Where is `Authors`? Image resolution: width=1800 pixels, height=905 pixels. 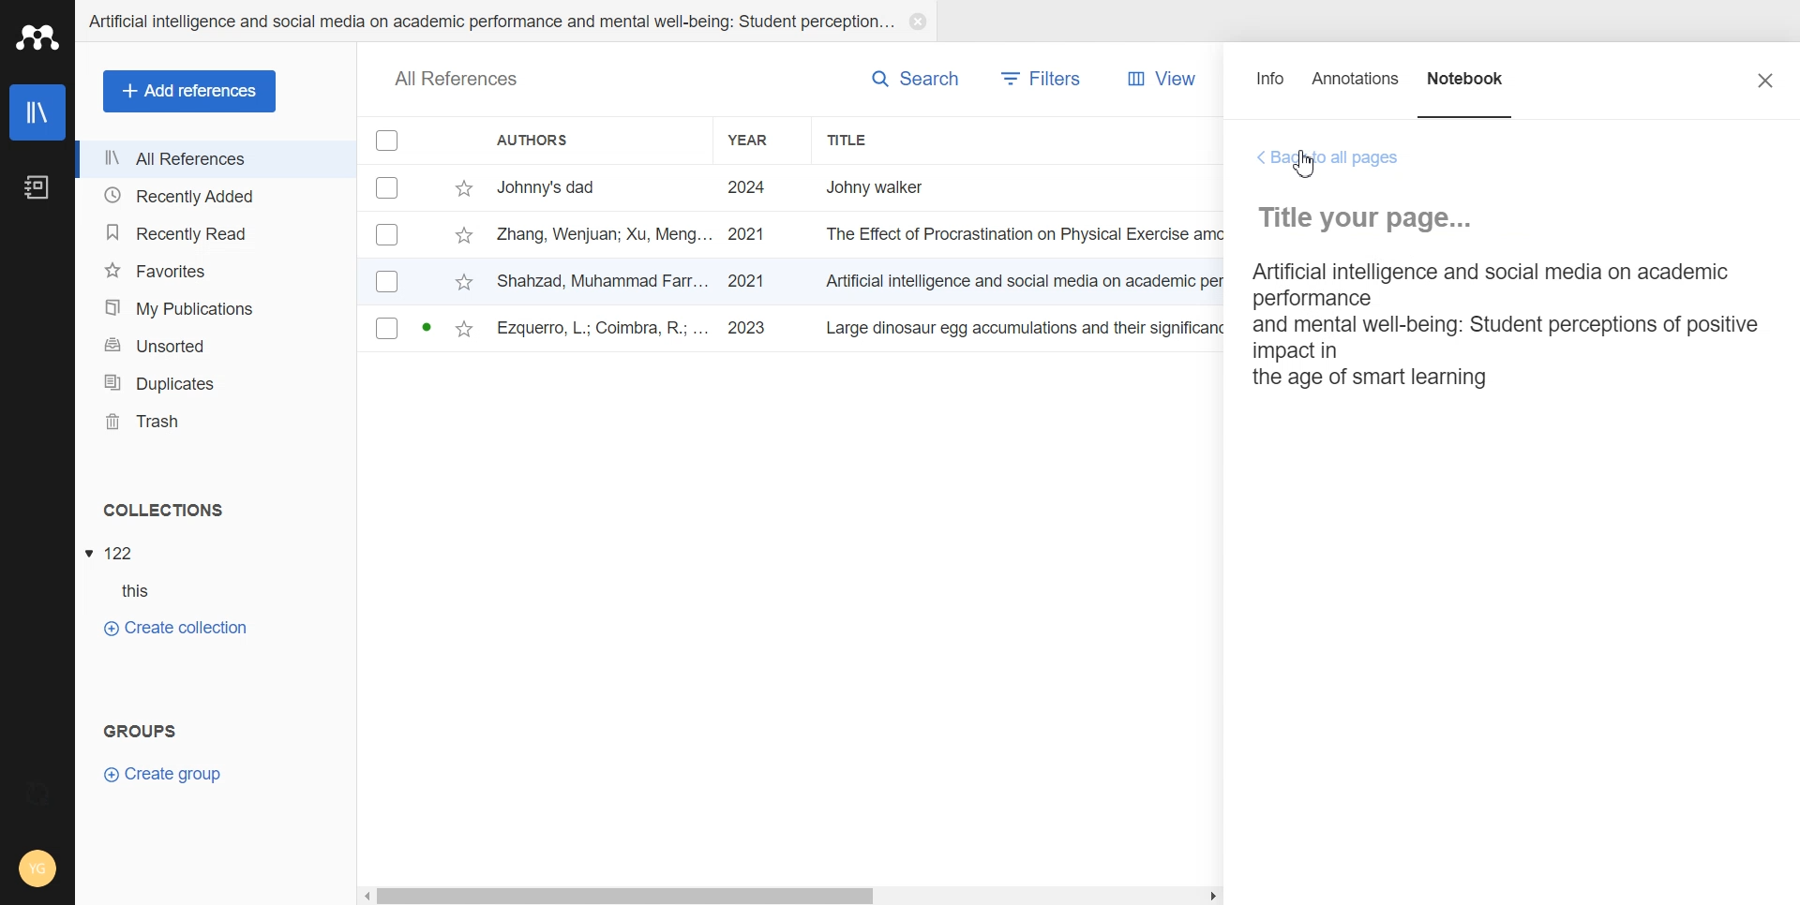
Authors is located at coordinates (593, 140).